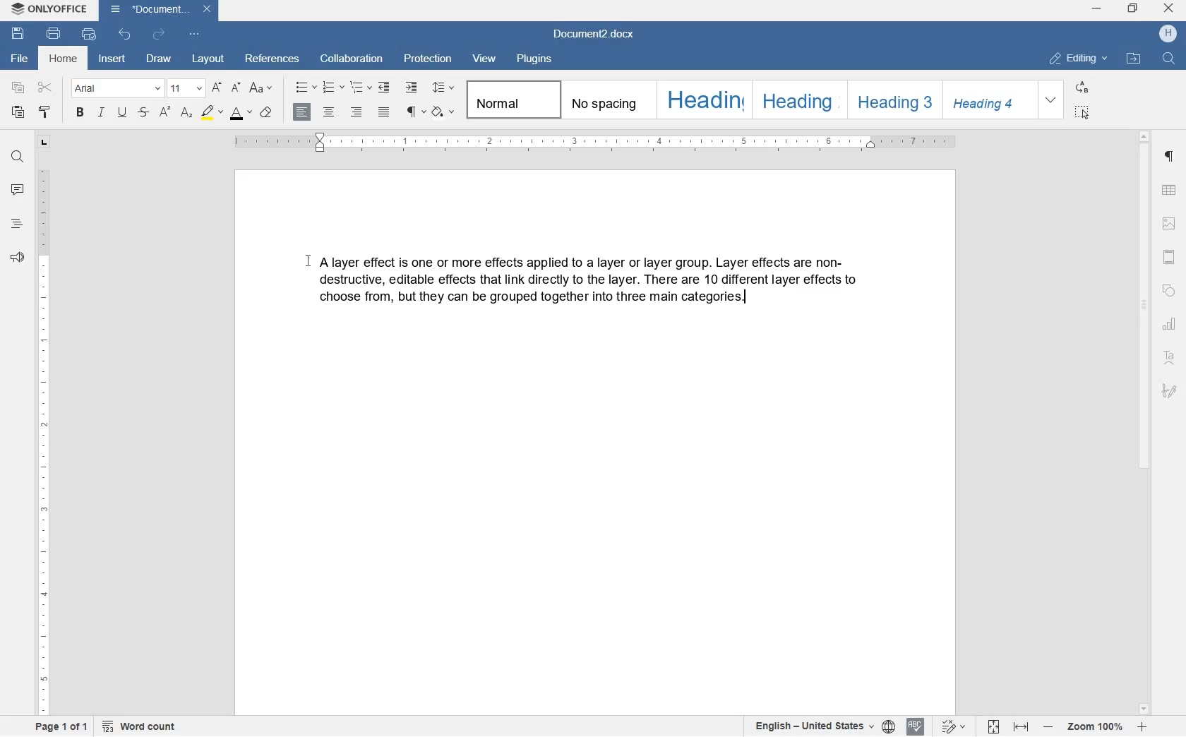 Image resolution: width=1186 pixels, height=737 pixels. What do you see at coordinates (1134, 59) in the screenshot?
I see `open file location` at bounding box center [1134, 59].